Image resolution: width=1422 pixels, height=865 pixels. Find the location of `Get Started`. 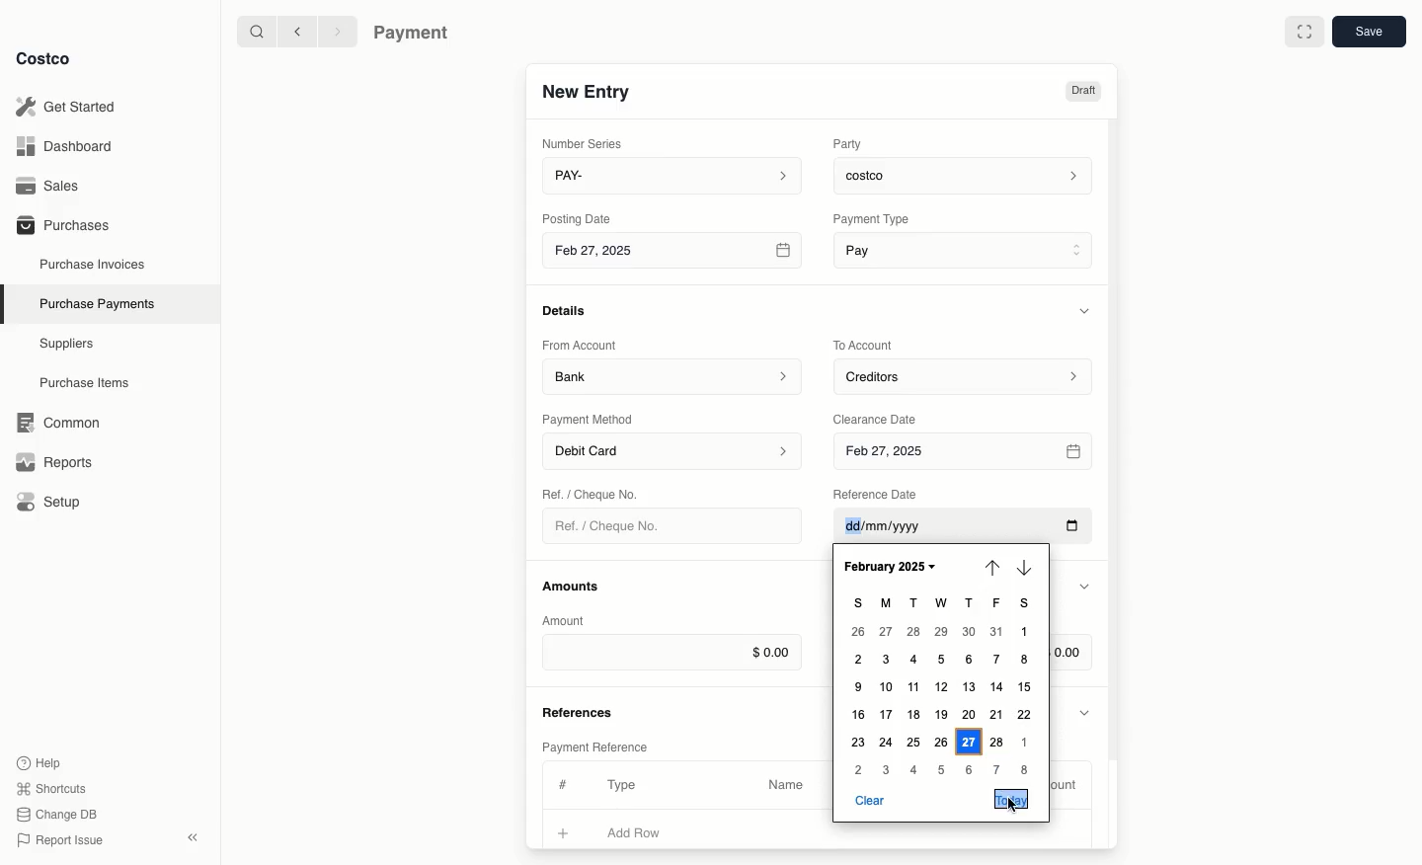

Get Started is located at coordinates (70, 107).